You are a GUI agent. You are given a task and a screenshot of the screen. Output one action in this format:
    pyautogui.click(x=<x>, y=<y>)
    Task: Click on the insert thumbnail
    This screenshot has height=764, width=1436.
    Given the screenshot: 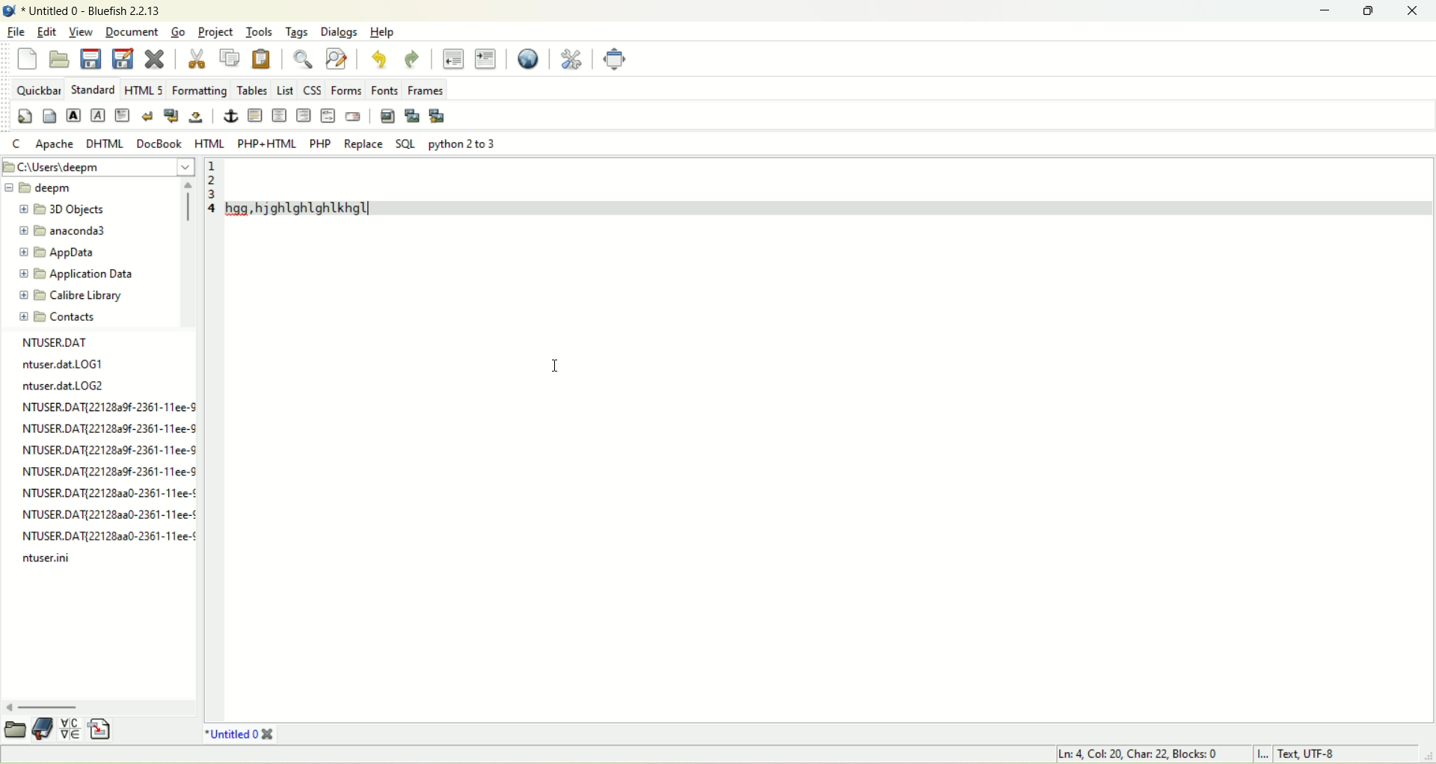 What is the action you would take?
    pyautogui.click(x=413, y=117)
    